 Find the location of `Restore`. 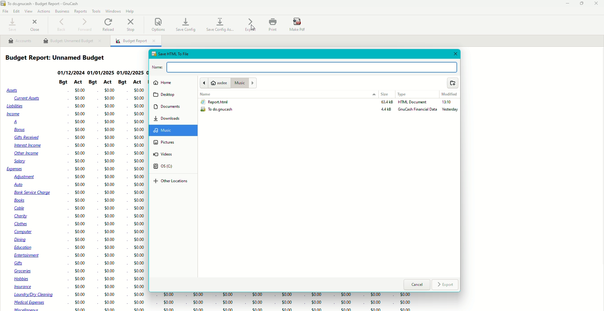

Restore is located at coordinates (582, 4).